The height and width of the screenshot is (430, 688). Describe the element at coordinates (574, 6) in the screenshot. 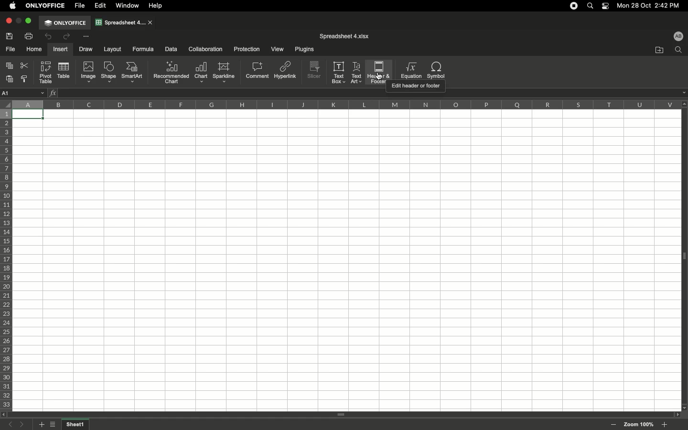

I see `Recording` at that location.